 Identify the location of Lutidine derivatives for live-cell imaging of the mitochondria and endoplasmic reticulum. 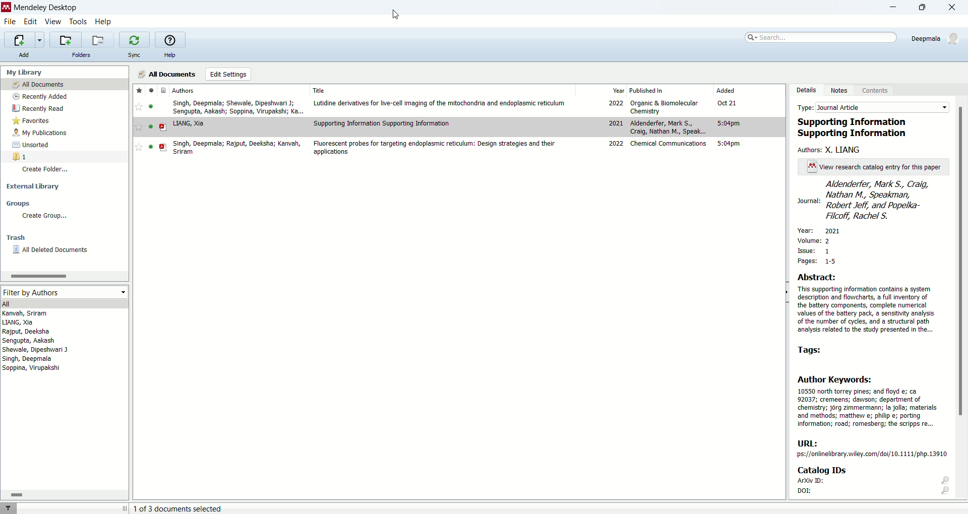
(440, 103).